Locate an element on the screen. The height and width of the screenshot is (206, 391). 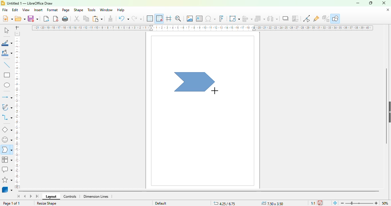
close is located at coordinates (384, 3).